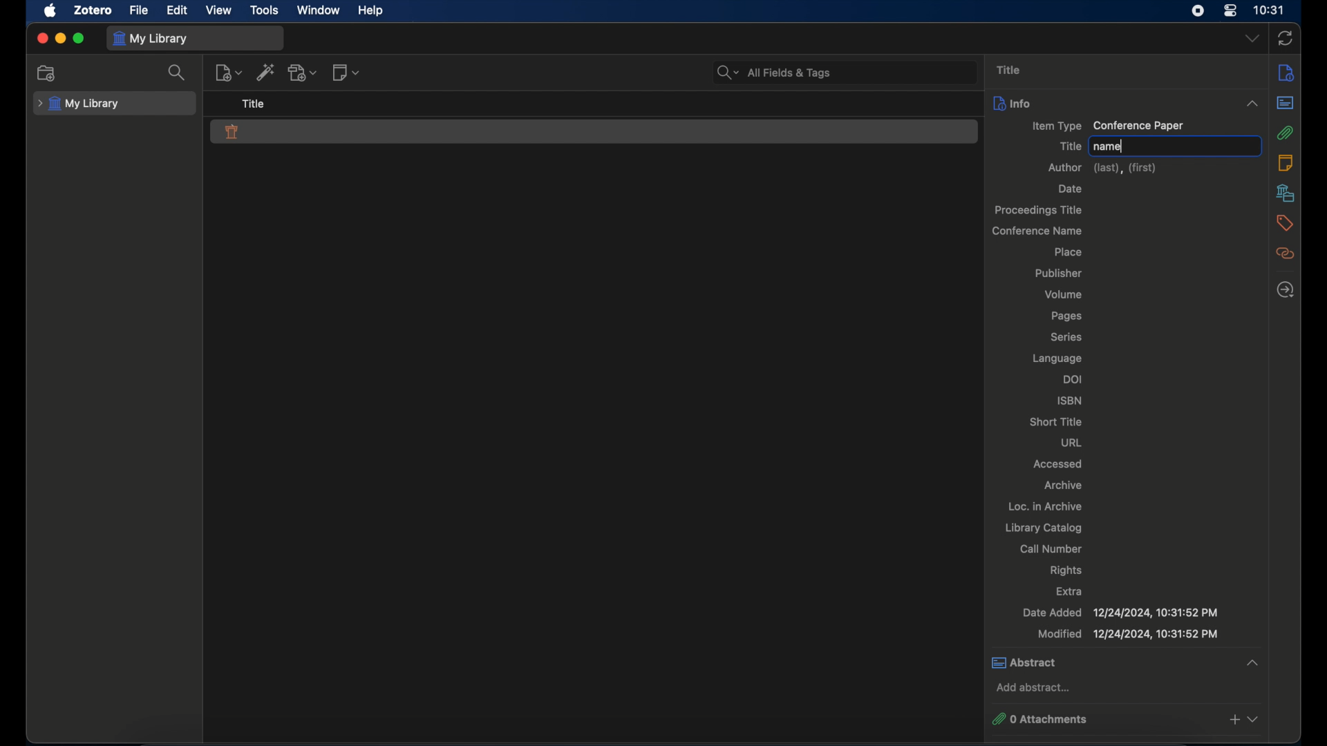  What do you see at coordinates (1252, 103) in the screenshot?
I see `dropdown` at bounding box center [1252, 103].